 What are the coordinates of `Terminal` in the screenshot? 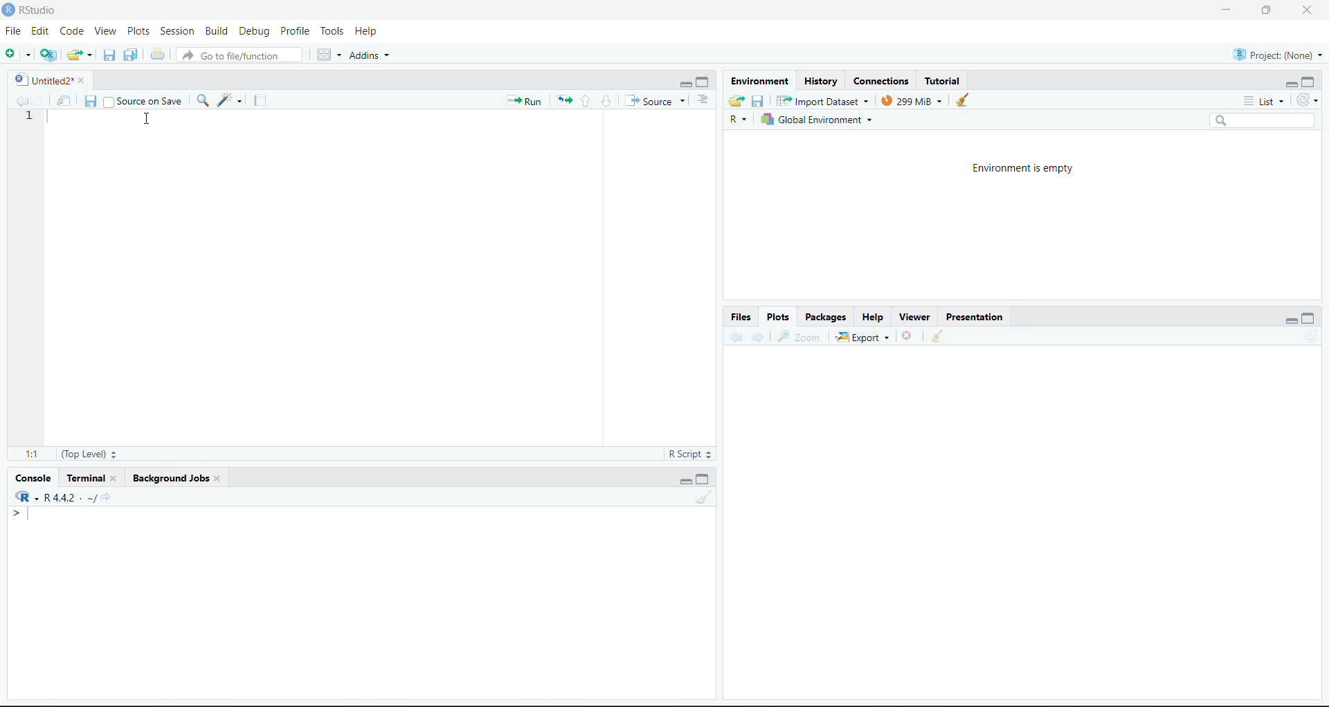 It's located at (84, 478).